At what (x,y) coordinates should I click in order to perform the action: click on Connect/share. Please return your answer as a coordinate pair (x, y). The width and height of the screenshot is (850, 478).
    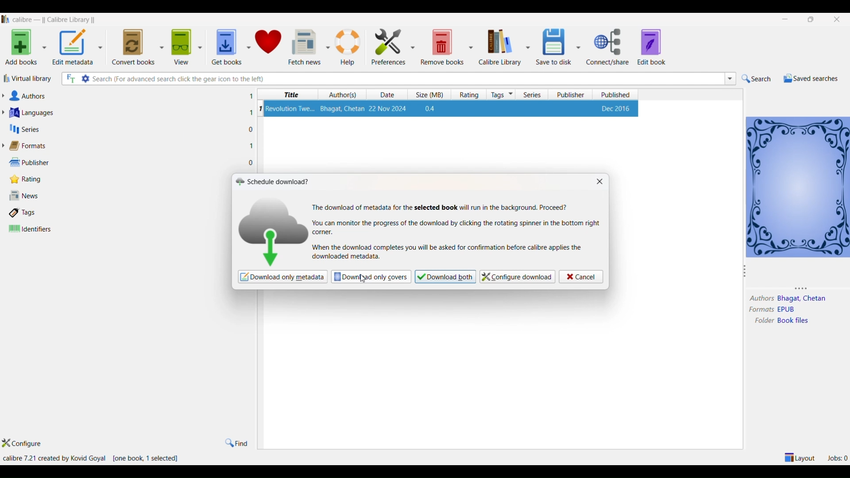
    Looking at the image, I should click on (609, 47).